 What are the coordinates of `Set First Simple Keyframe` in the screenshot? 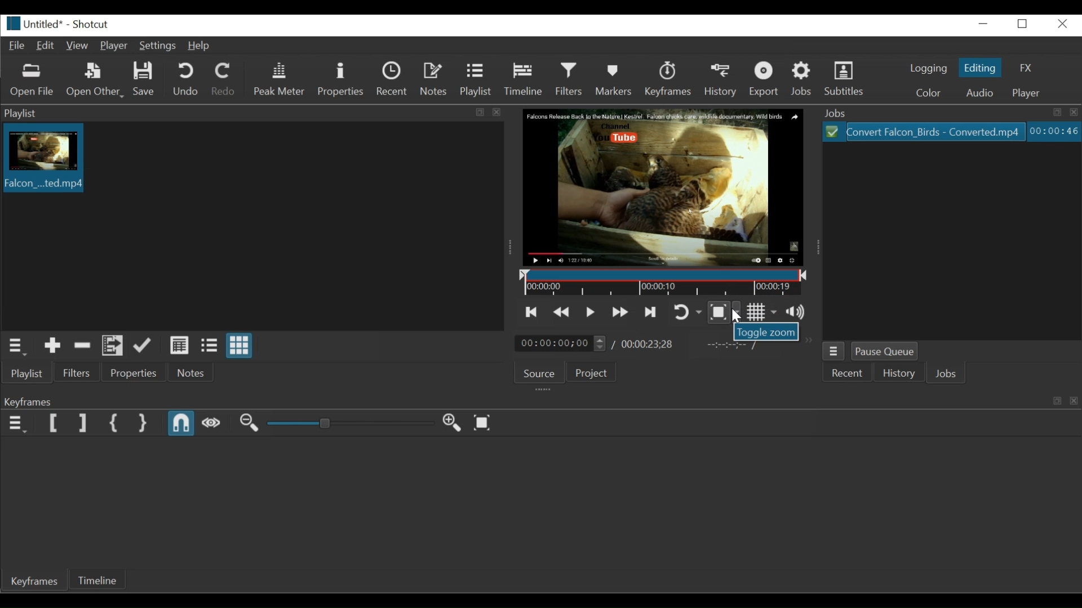 It's located at (113, 423).